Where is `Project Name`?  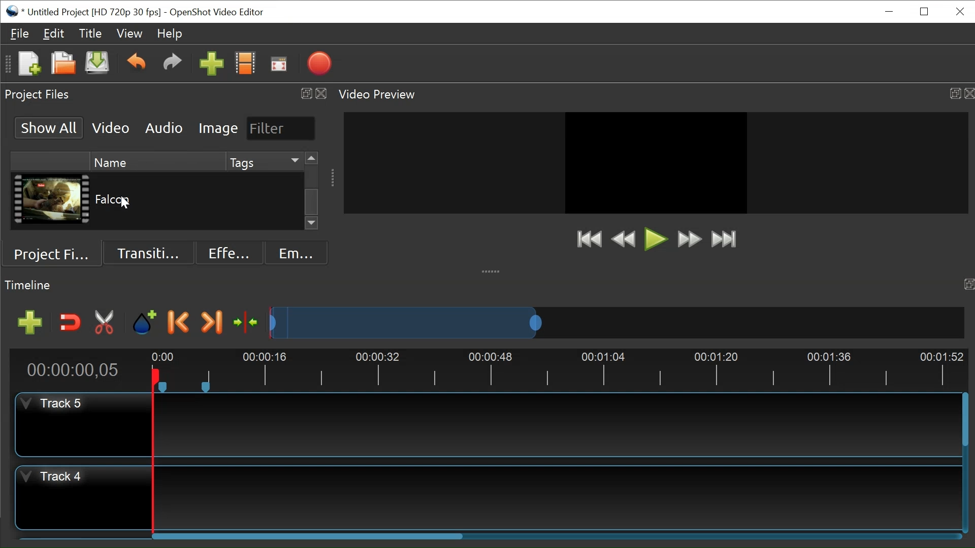
Project Name is located at coordinates (96, 11).